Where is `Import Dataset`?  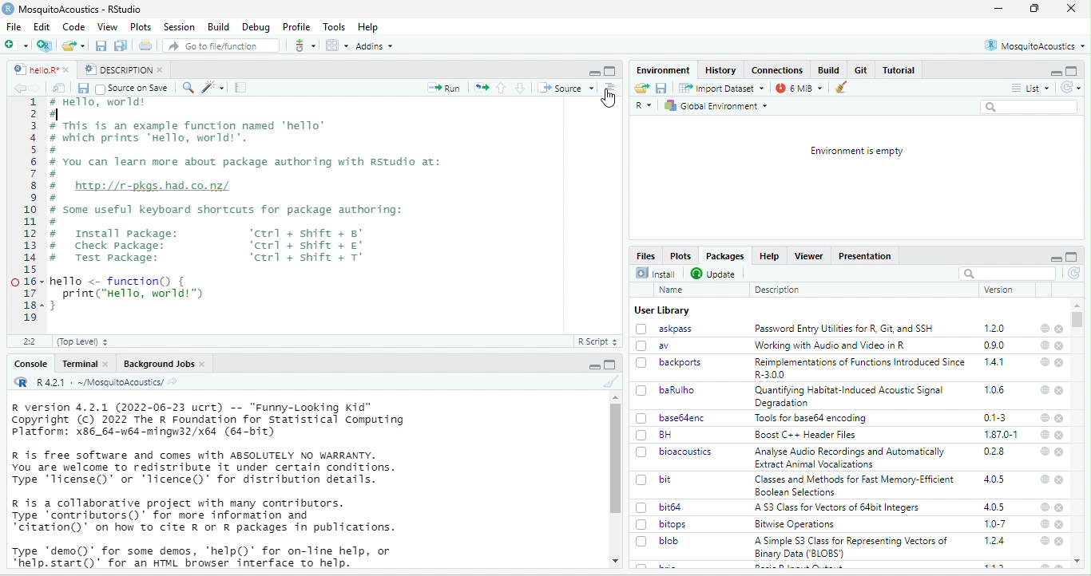
Import Dataset is located at coordinates (721, 88).